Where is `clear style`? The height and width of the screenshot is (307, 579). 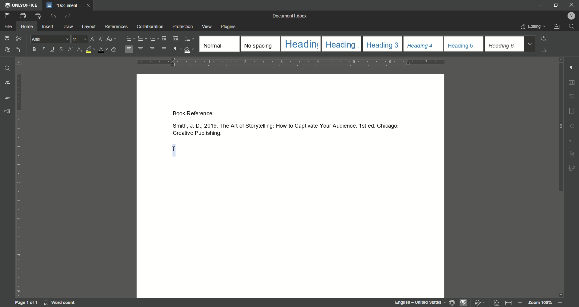
clear style is located at coordinates (115, 49).